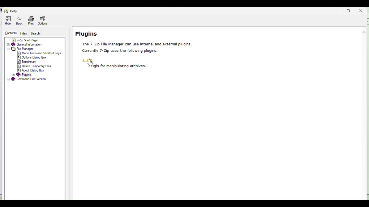  What do you see at coordinates (38, 57) in the screenshot?
I see `options dialog box` at bounding box center [38, 57].